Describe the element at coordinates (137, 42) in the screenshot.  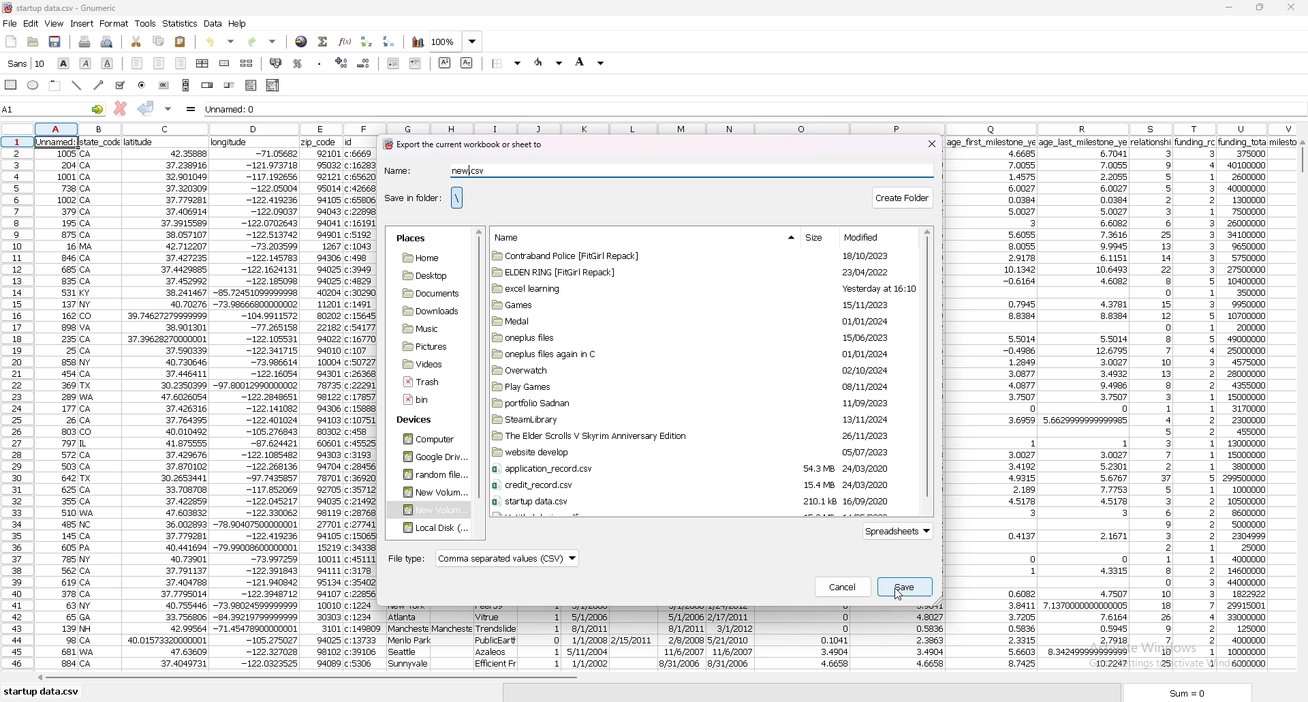
I see `cut` at that location.